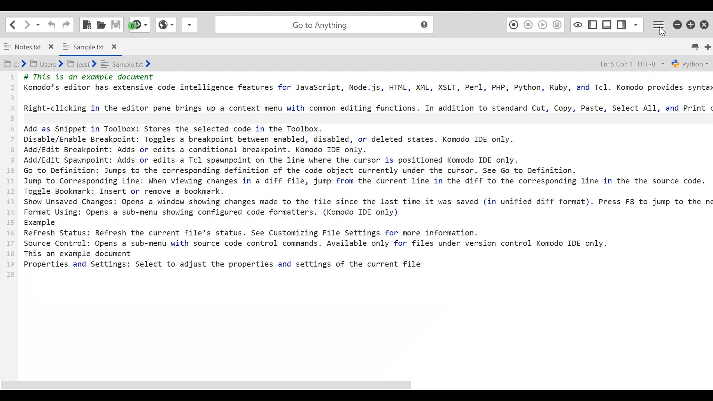 Image resolution: width=713 pixels, height=401 pixels. What do you see at coordinates (608, 24) in the screenshot?
I see `Show/Hide Bottom Pane` at bounding box center [608, 24].